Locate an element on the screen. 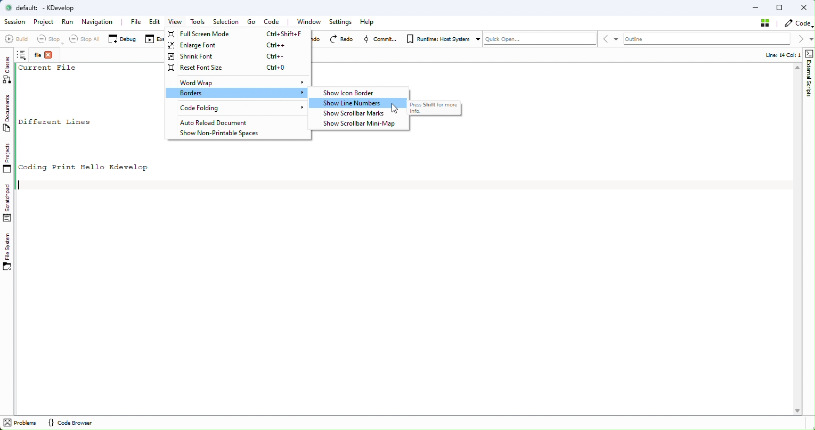 The image size is (815, 430). Documents is located at coordinates (10, 115).